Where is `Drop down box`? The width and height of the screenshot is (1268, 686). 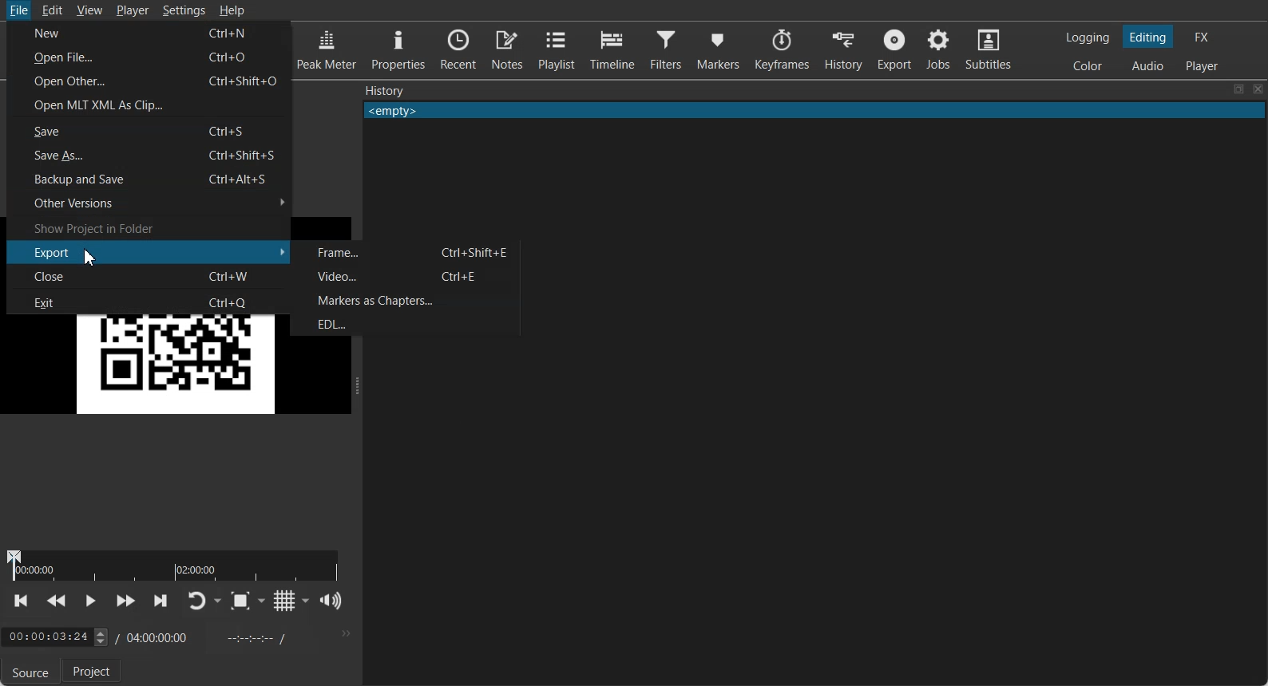
Drop down box is located at coordinates (262, 601).